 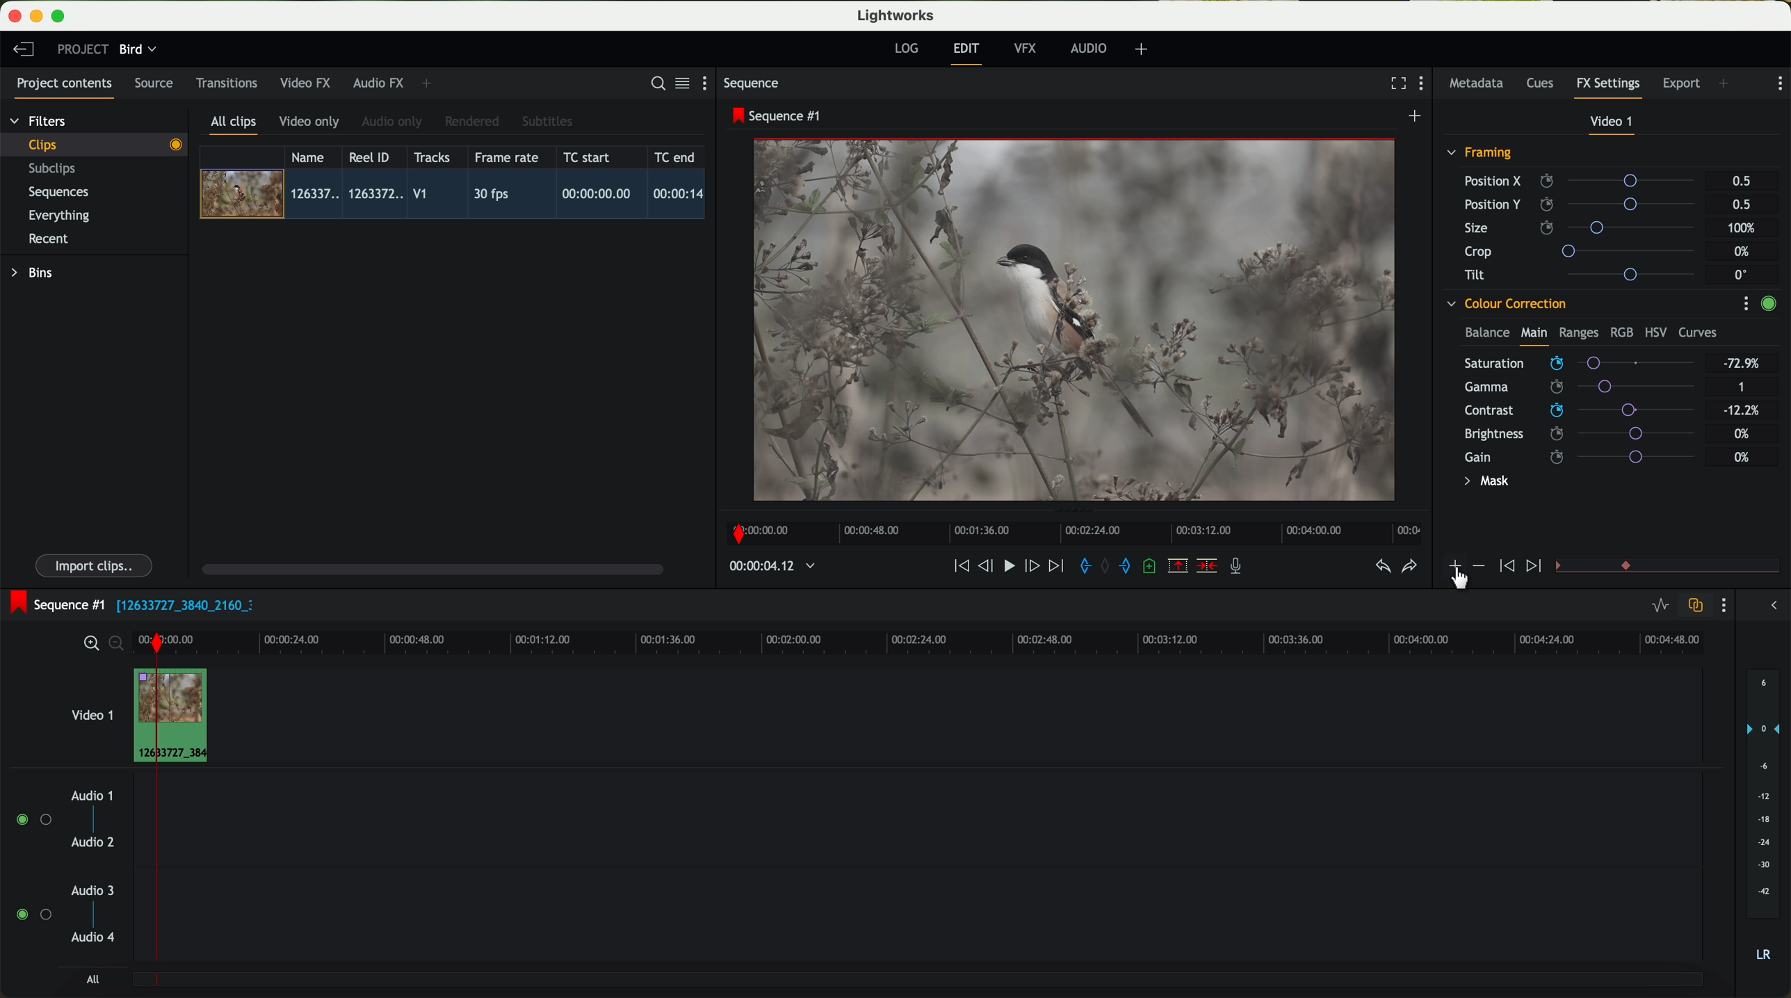 I want to click on delete/cut, so click(x=1207, y=566).